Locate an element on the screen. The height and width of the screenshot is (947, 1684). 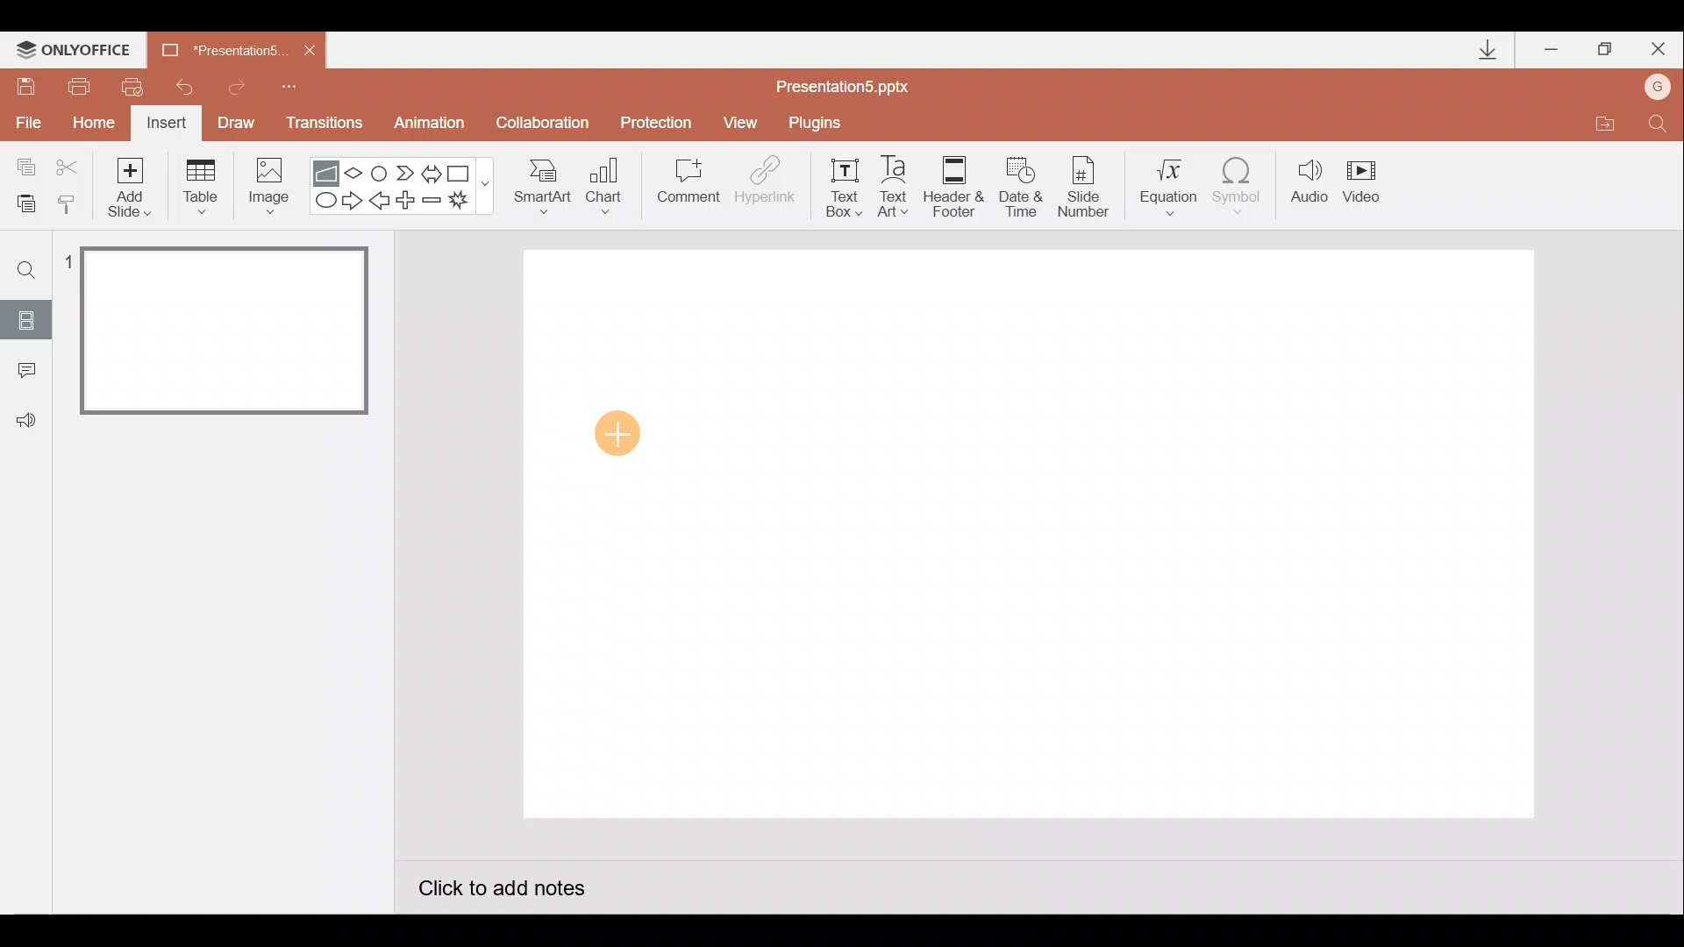
Collaboration is located at coordinates (546, 125).